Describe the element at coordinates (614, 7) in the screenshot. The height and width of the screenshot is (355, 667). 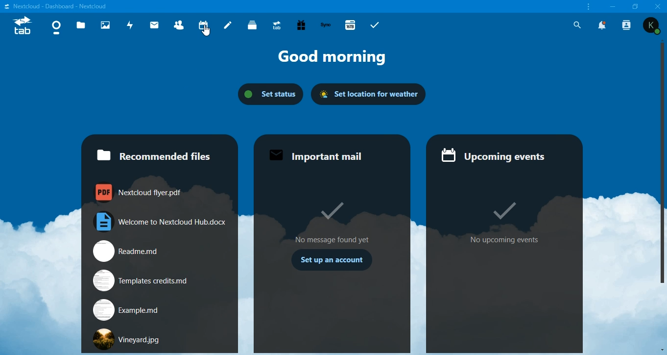
I see `minimize` at that location.